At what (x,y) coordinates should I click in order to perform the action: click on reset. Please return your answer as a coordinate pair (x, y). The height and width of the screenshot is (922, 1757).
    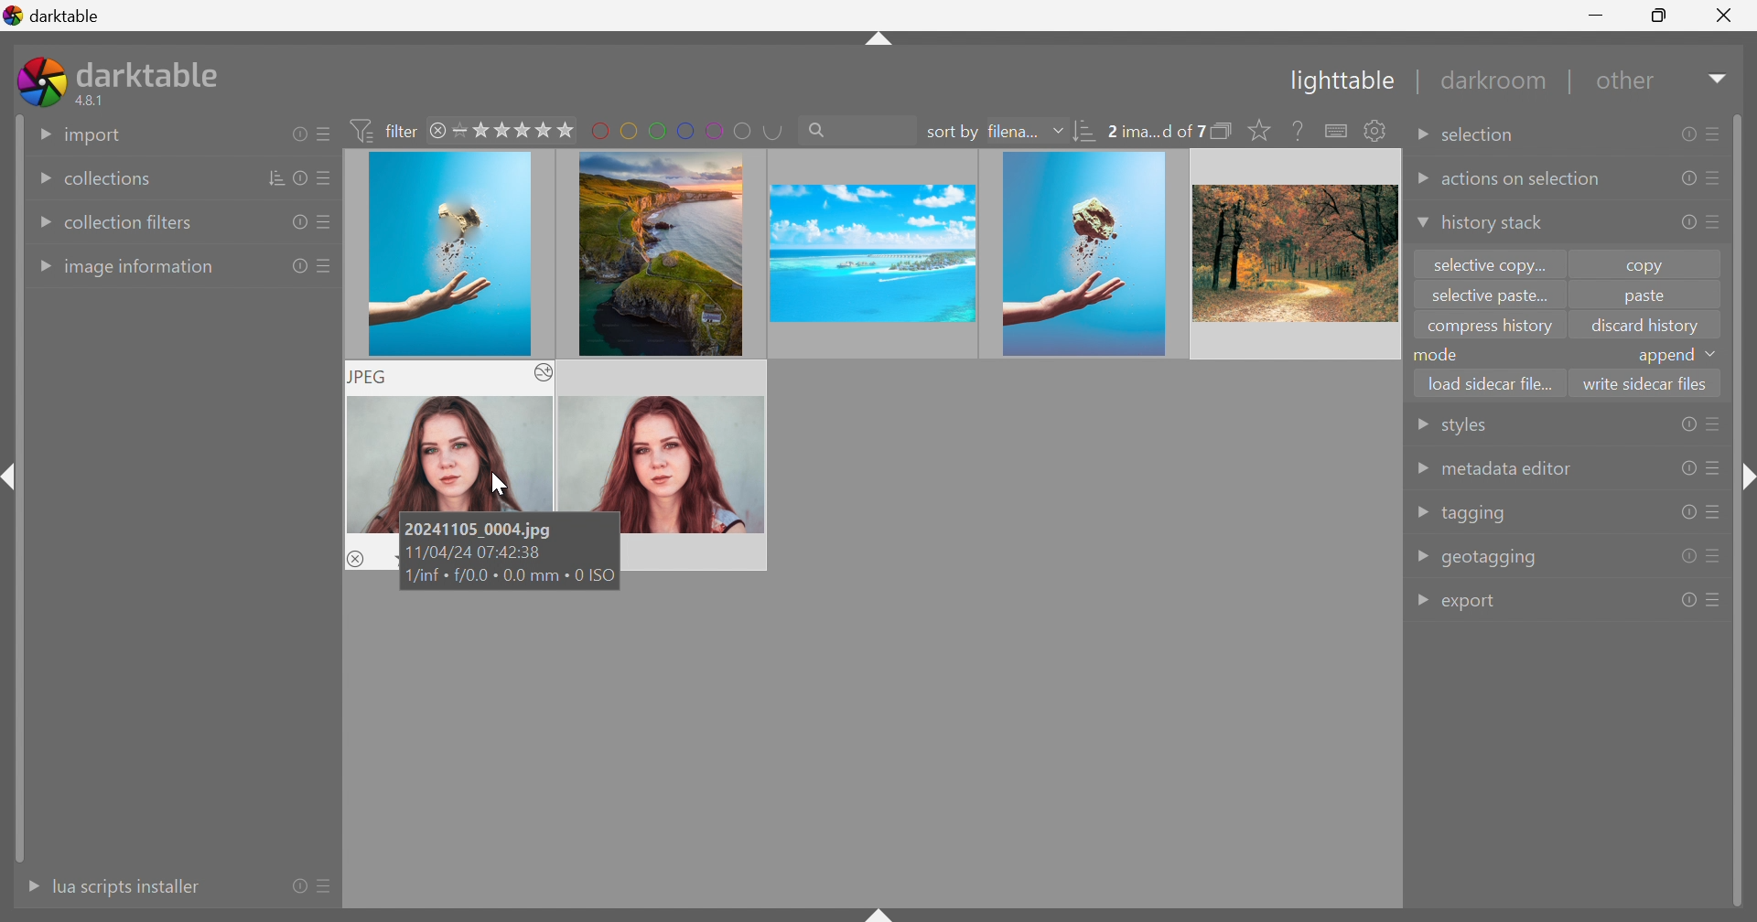
    Looking at the image, I should click on (1688, 557).